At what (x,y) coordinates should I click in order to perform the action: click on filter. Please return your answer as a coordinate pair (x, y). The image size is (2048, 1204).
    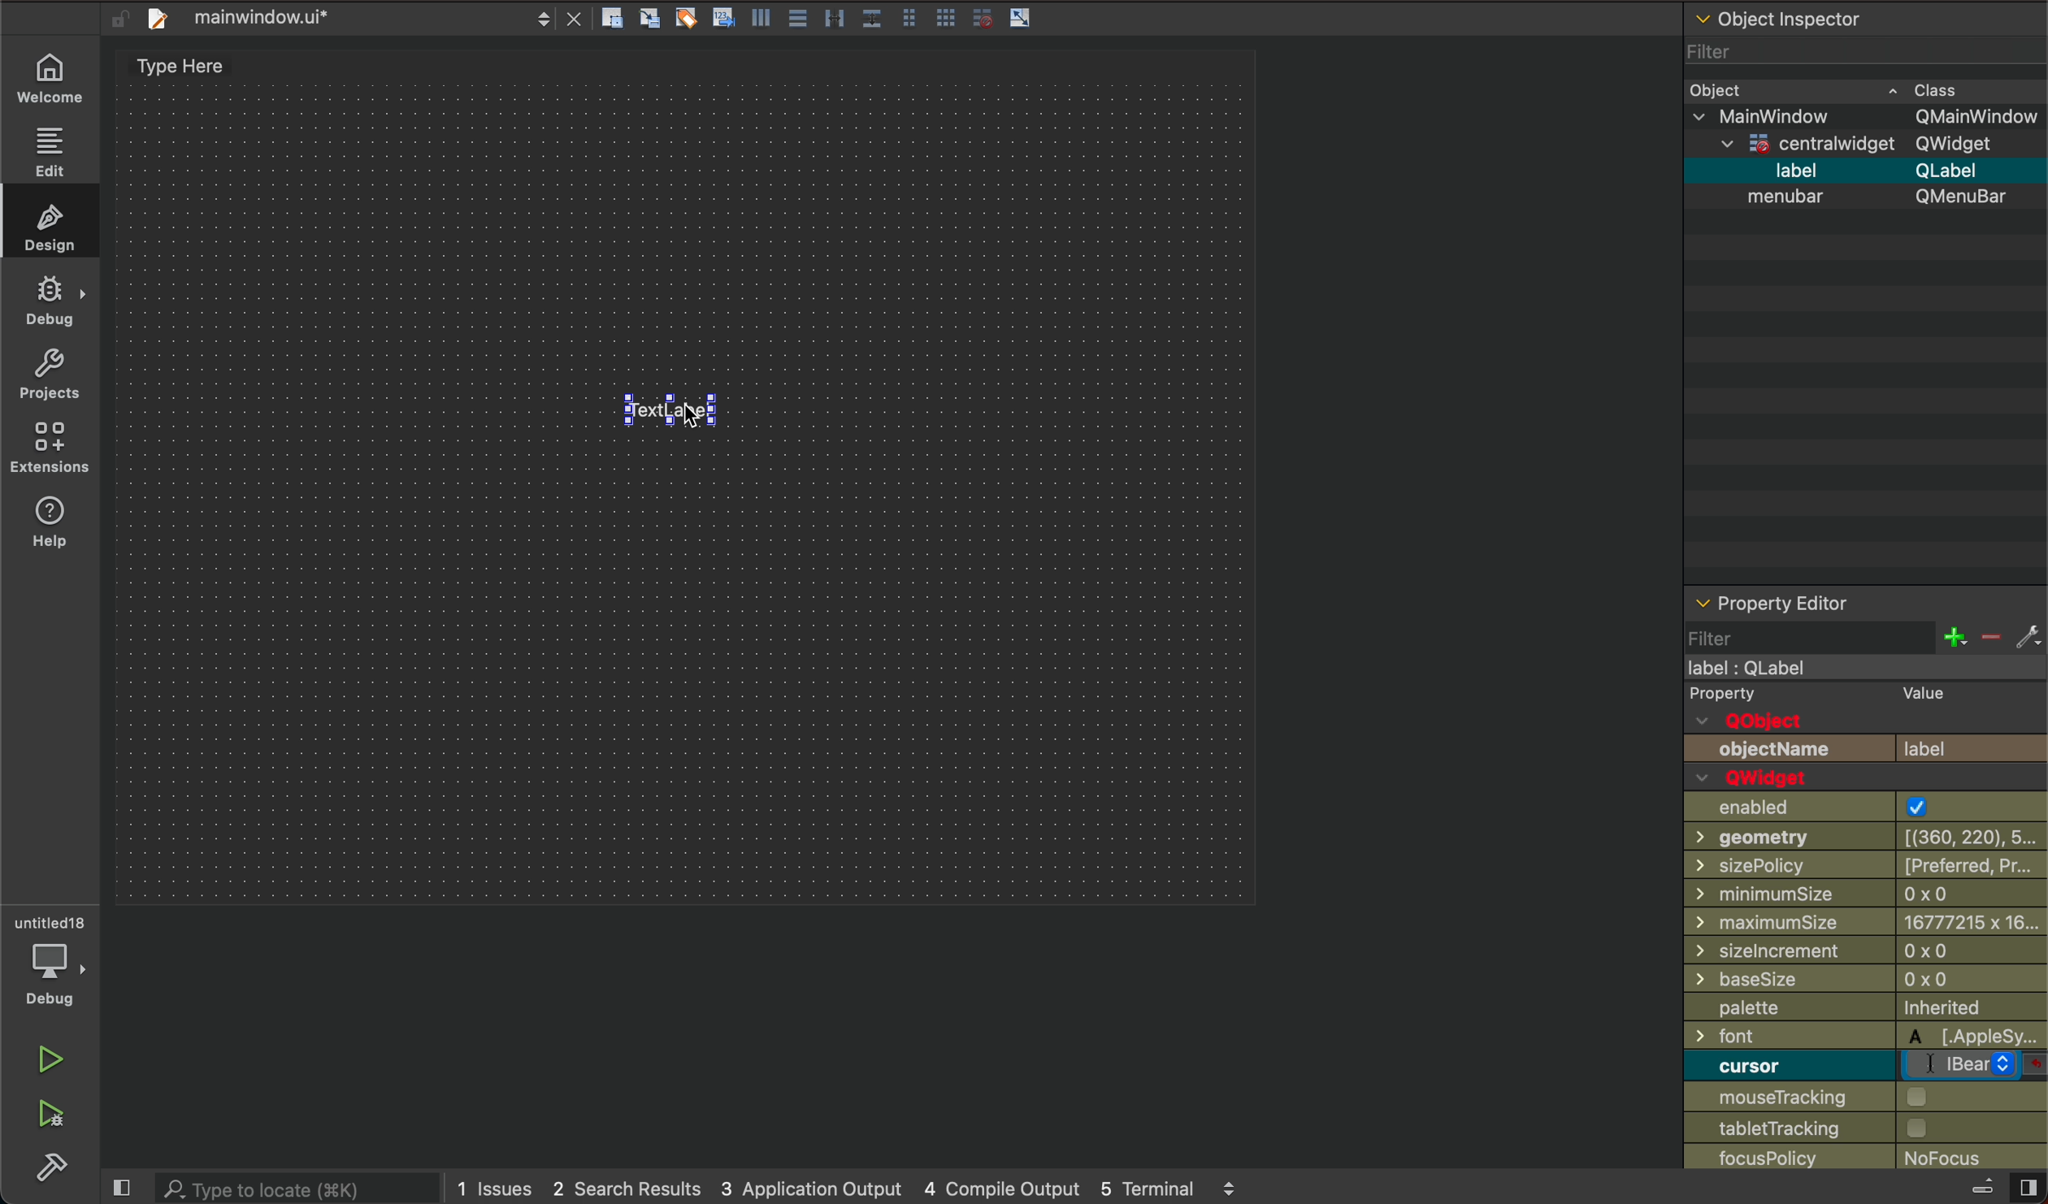
    Looking at the image, I should click on (1739, 634).